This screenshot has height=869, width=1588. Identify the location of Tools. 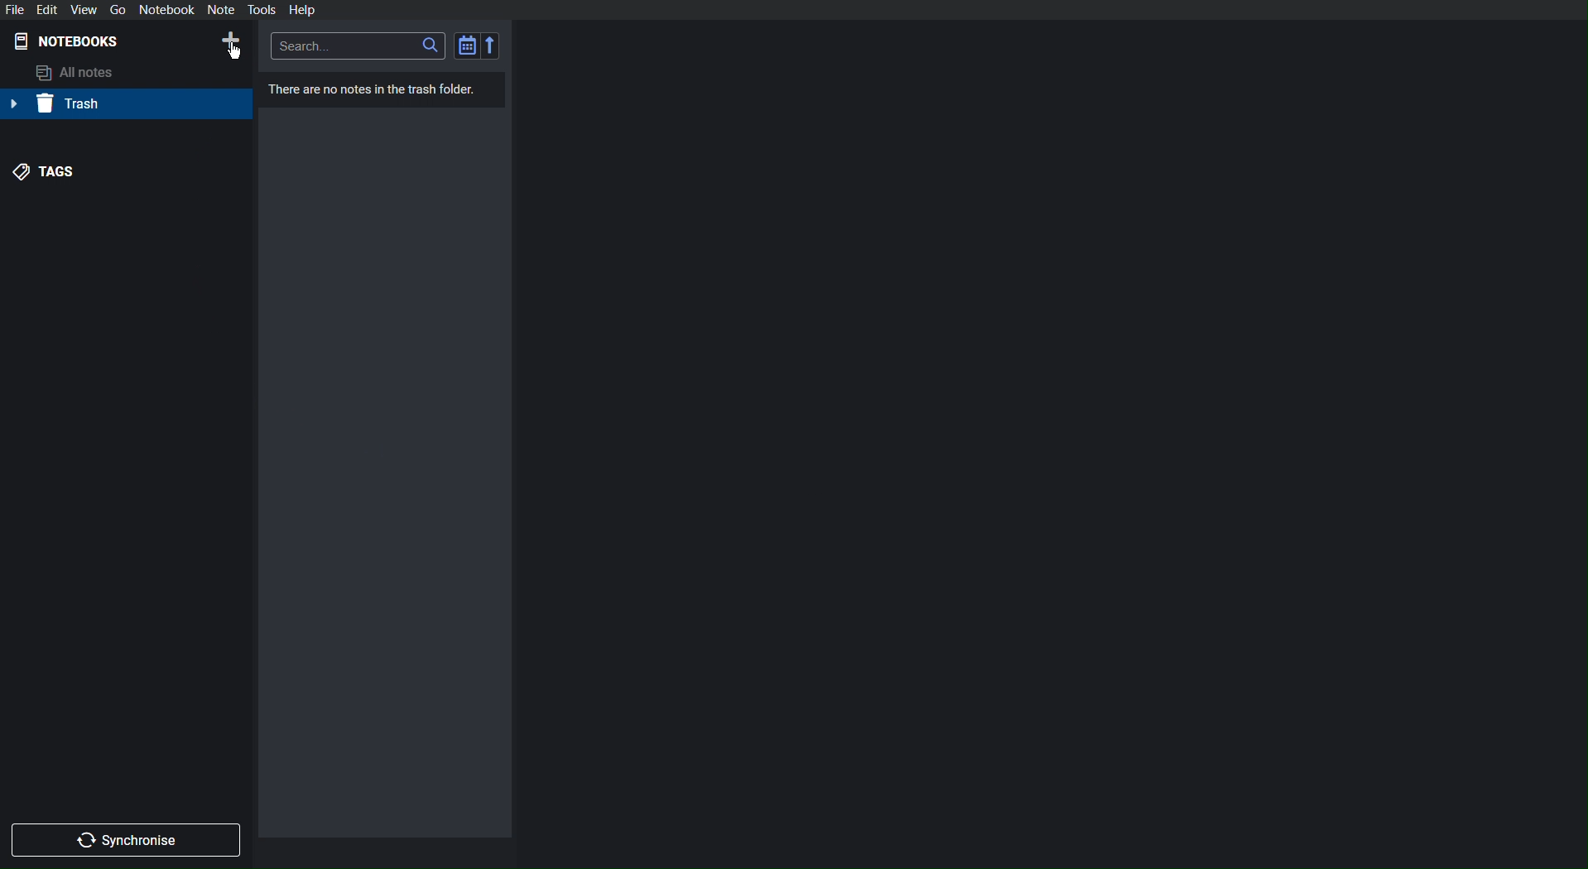
(261, 9).